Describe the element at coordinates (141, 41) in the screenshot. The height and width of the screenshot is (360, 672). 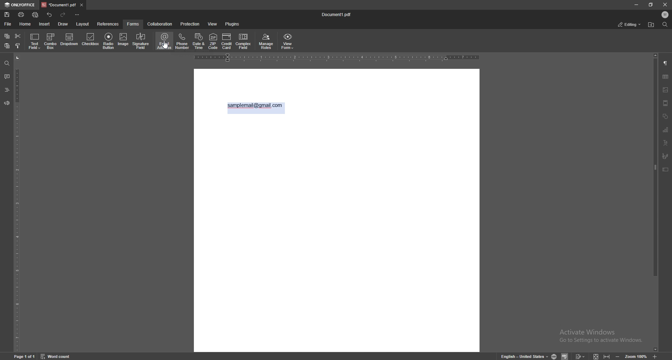
I see `signature field` at that location.